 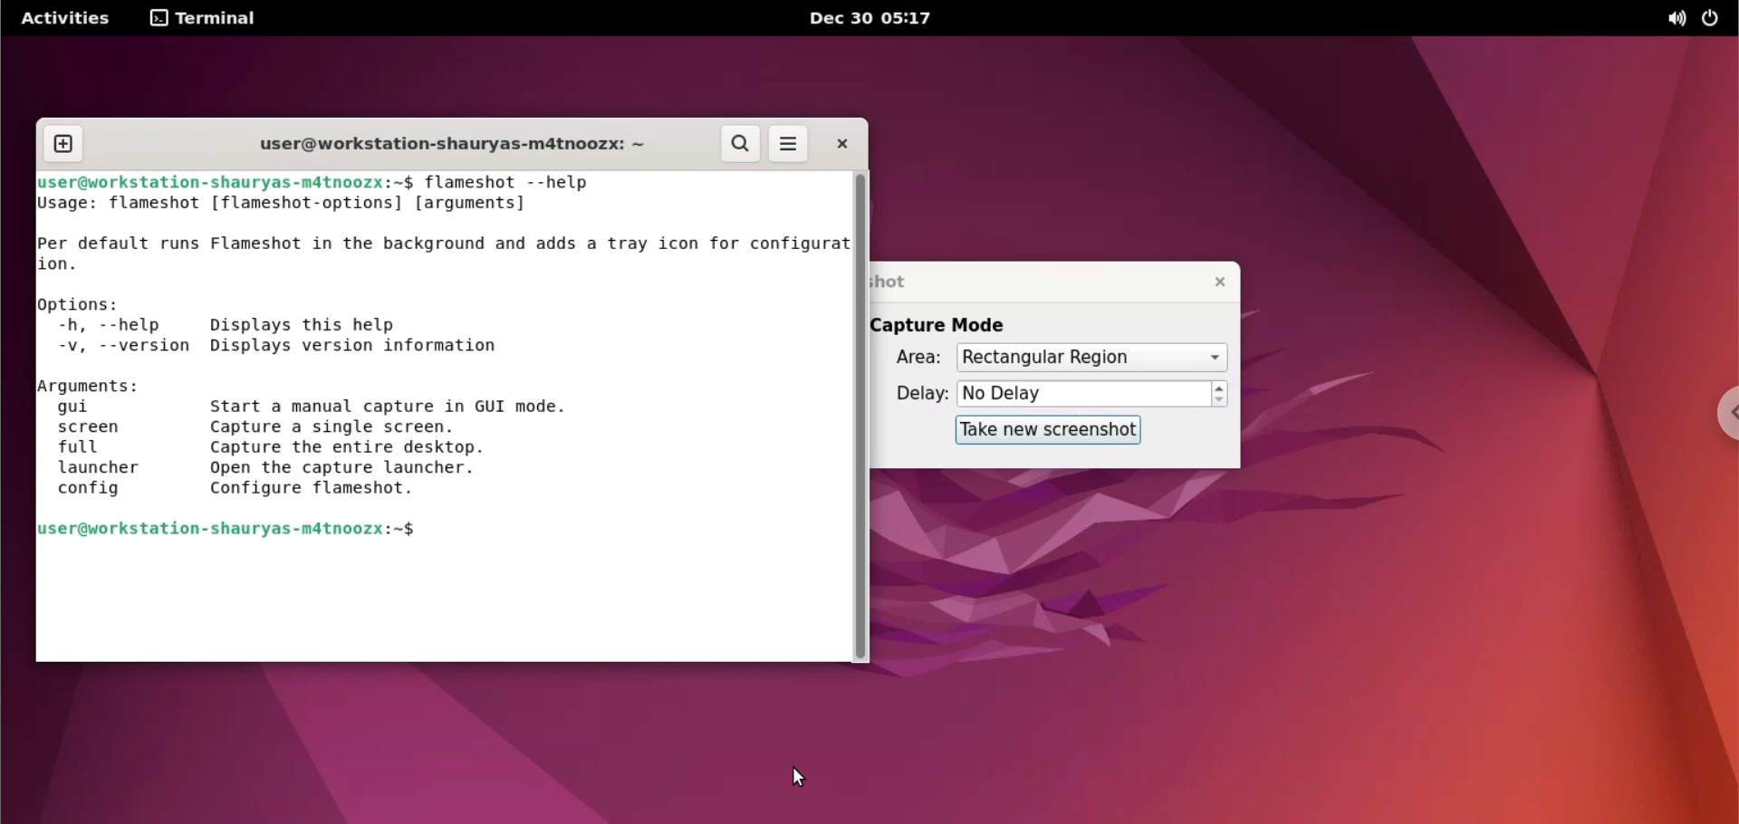 I want to click on displays version information, so click(x=360, y=348).